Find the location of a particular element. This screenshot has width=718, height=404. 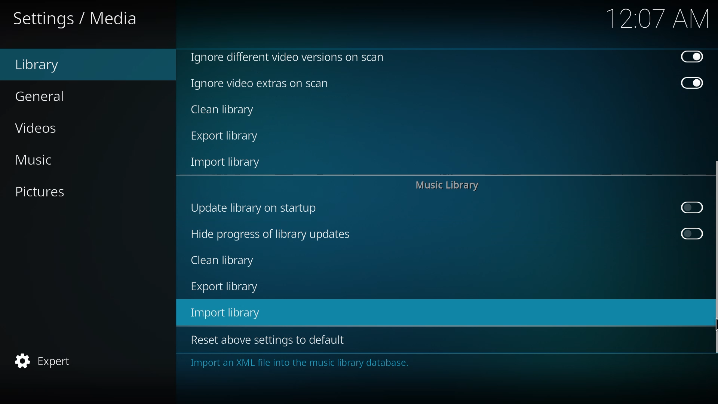

export is located at coordinates (227, 137).